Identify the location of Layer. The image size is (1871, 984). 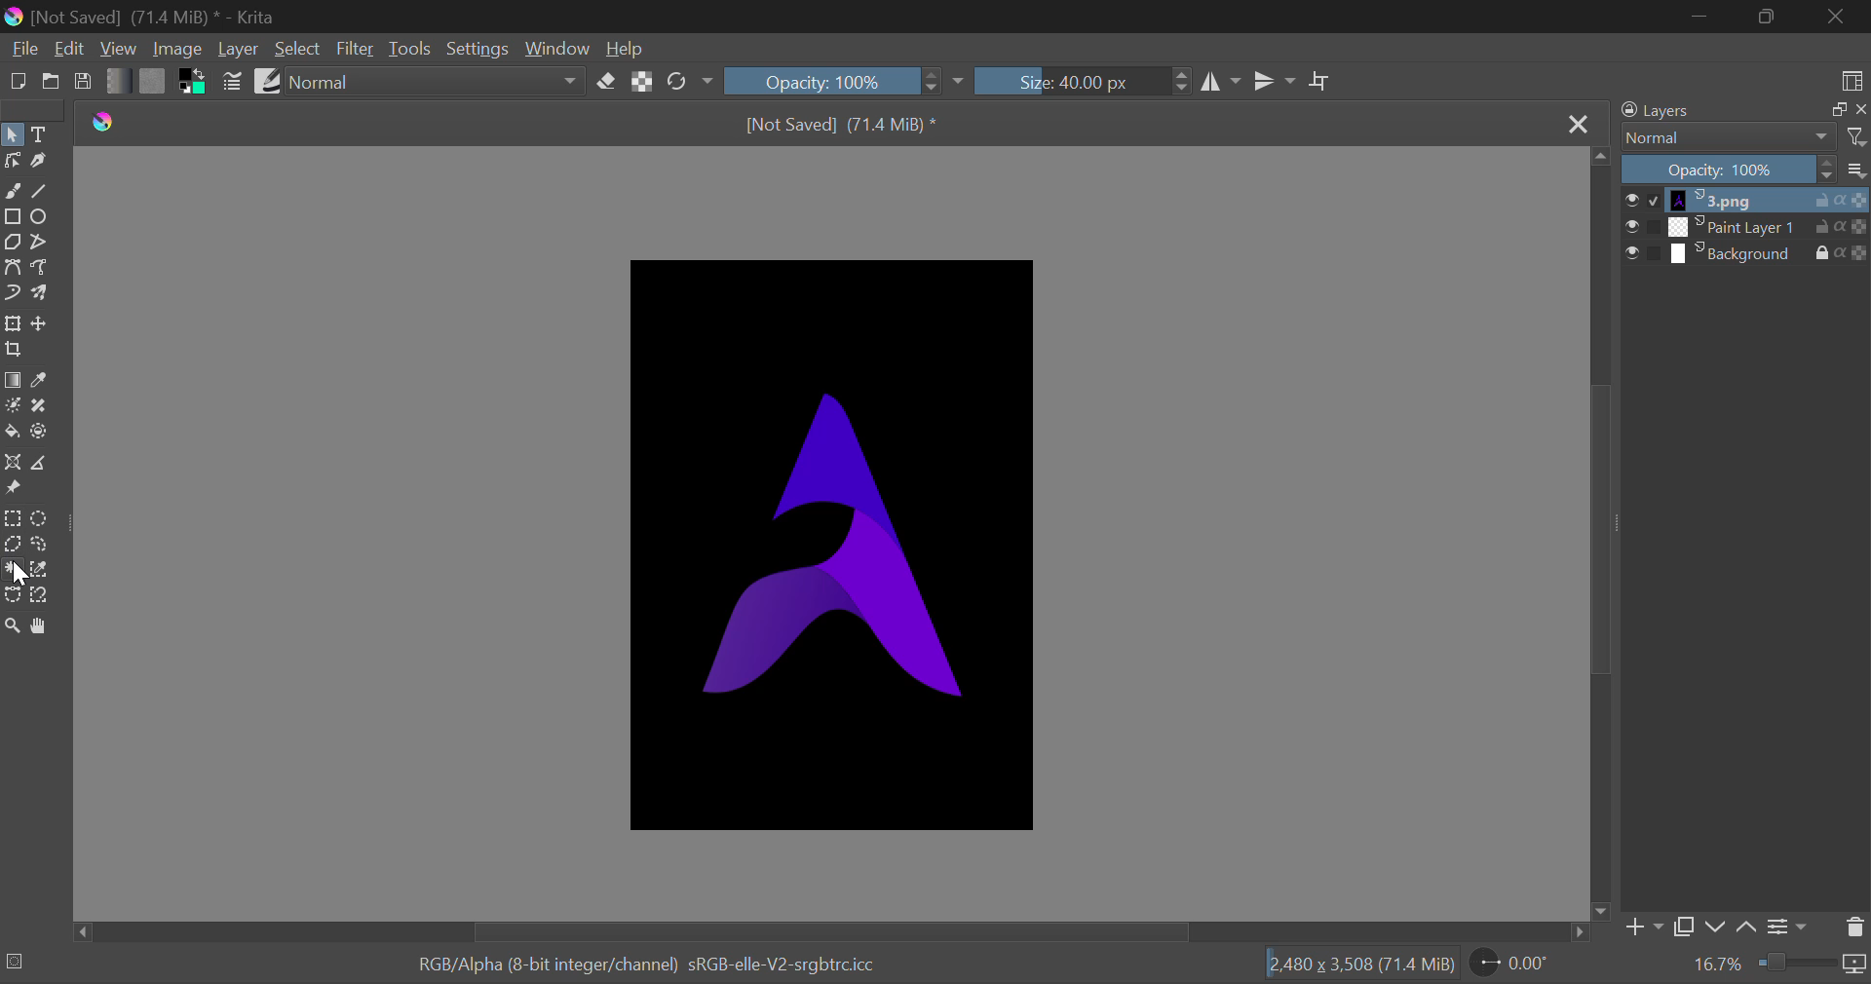
(239, 49).